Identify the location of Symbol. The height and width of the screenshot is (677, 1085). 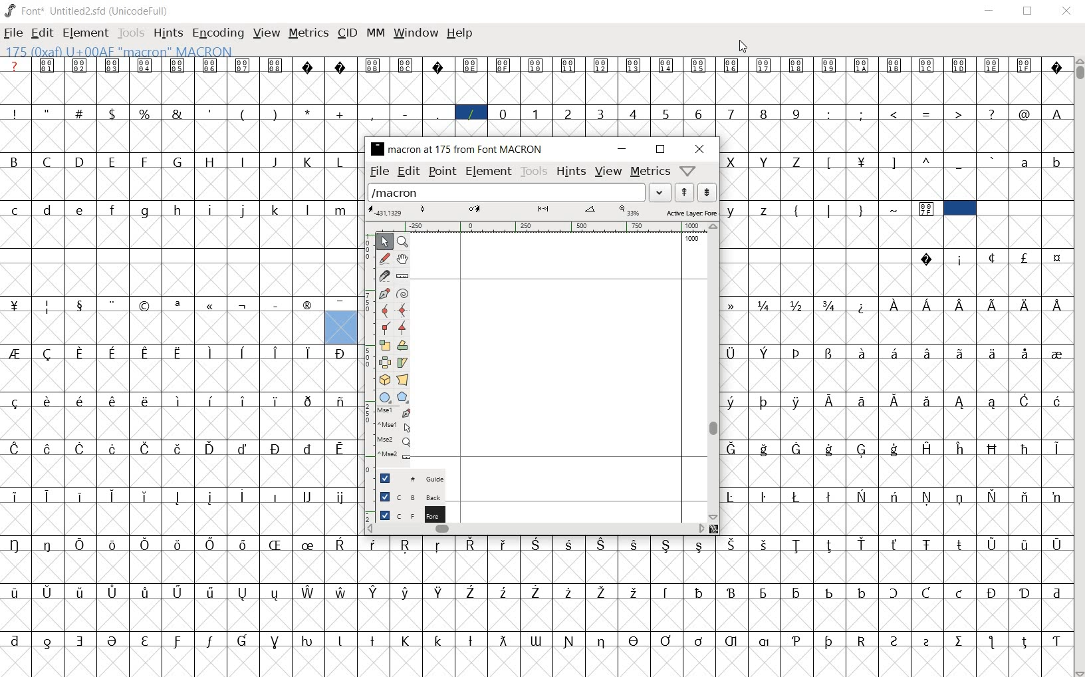
(894, 448).